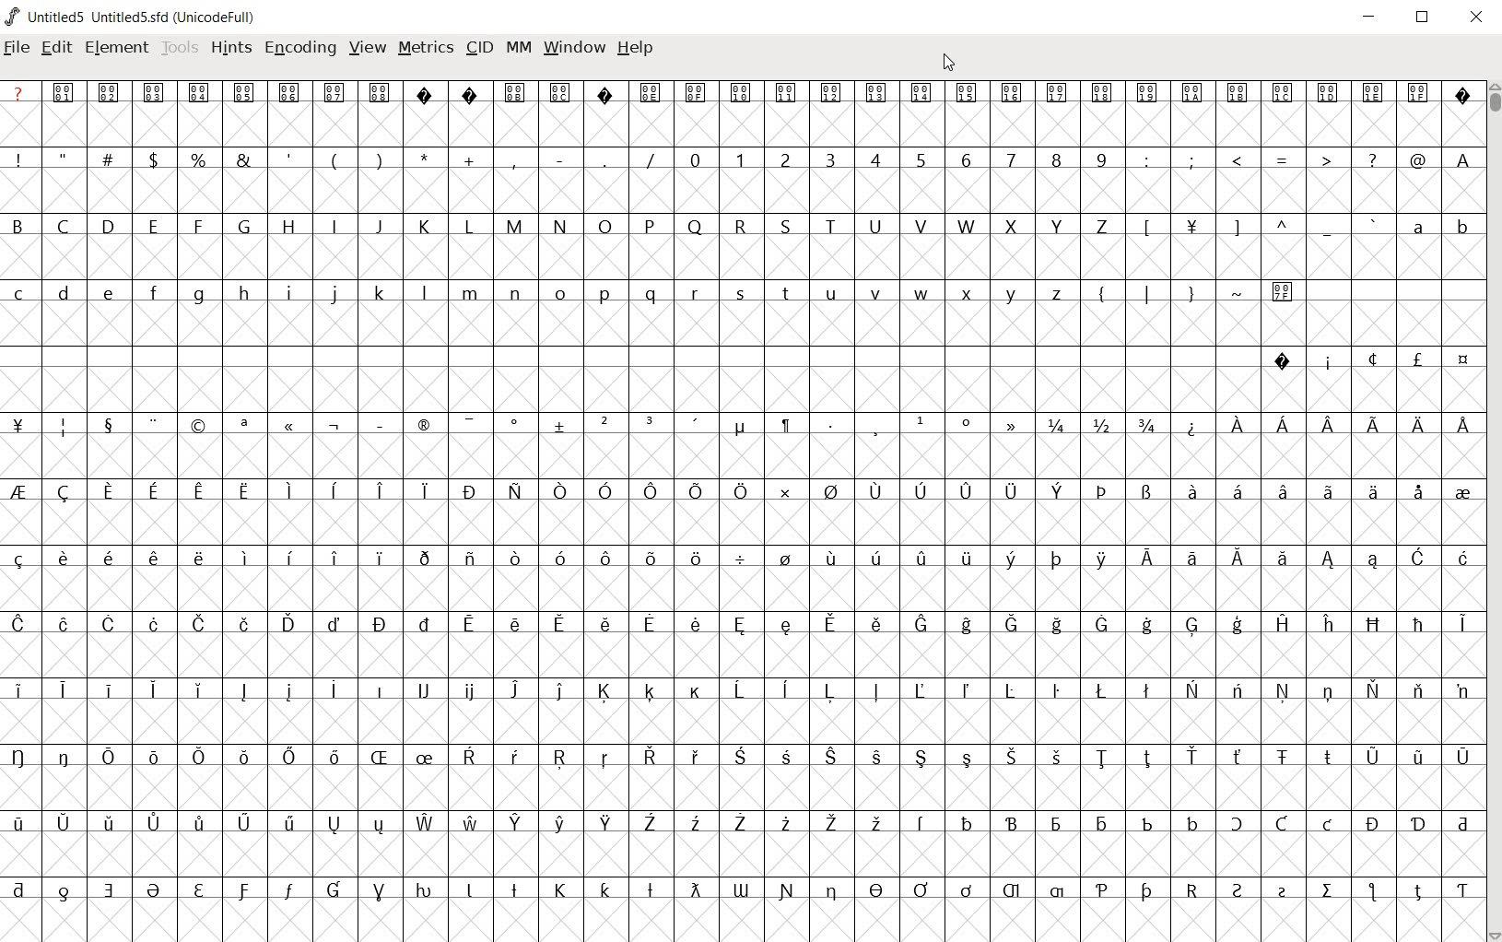 The height and width of the screenshot is (942, 1502). What do you see at coordinates (1418, 691) in the screenshot?
I see `Symbol` at bounding box center [1418, 691].